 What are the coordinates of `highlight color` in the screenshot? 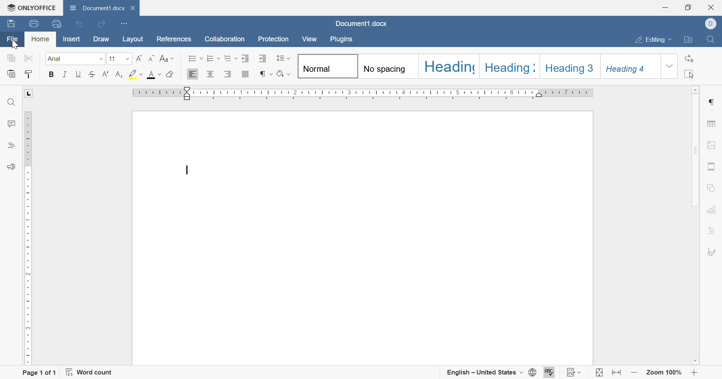 It's located at (136, 74).